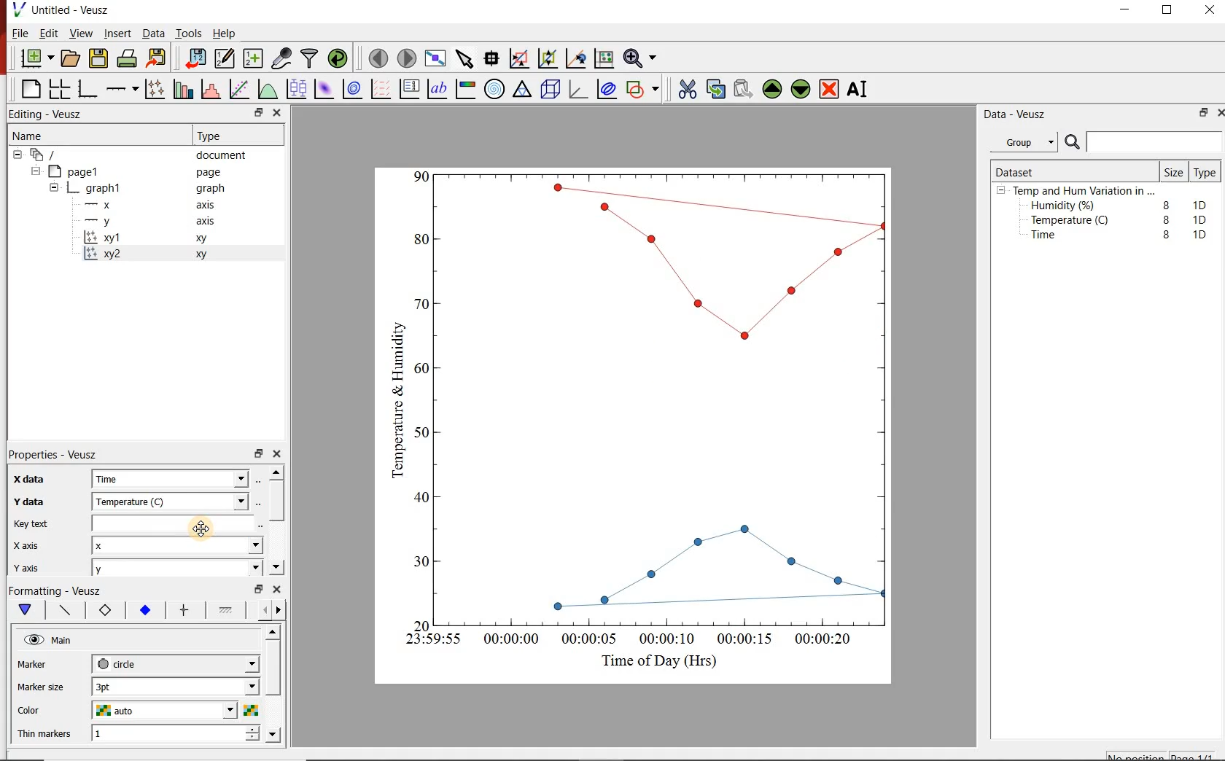 Image resolution: width=1225 pixels, height=761 pixels. What do you see at coordinates (1164, 203) in the screenshot?
I see `8` at bounding box center [1164, 203].